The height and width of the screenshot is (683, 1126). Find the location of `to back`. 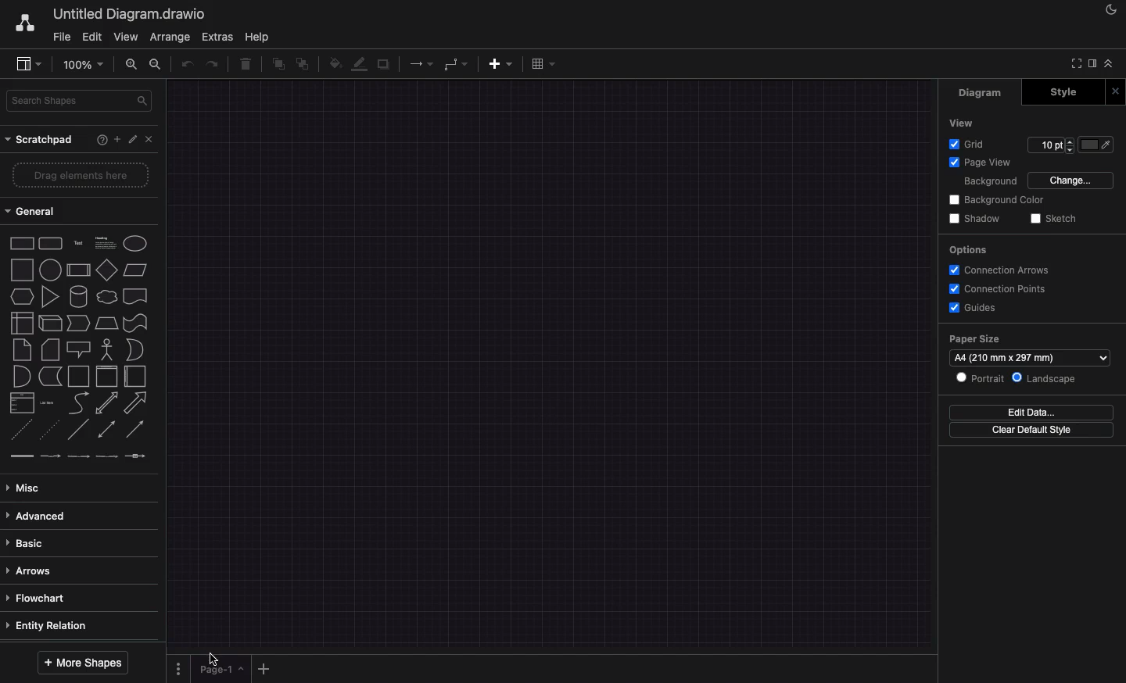

to back is located at coordinates (303, 65).